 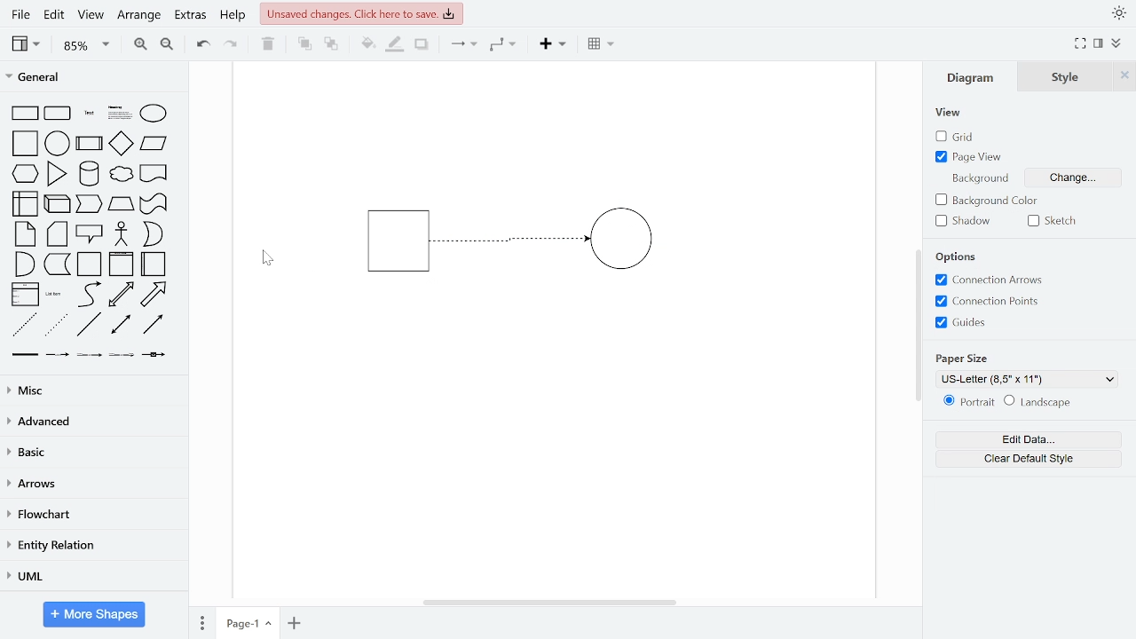 I want to click on options, so click(x=958, y=257).